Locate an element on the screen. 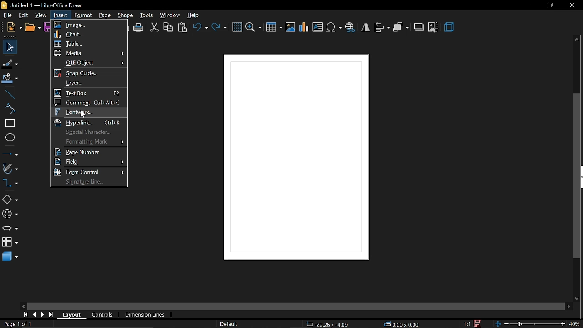  curves and polygons is located at coordinates (10, 168).